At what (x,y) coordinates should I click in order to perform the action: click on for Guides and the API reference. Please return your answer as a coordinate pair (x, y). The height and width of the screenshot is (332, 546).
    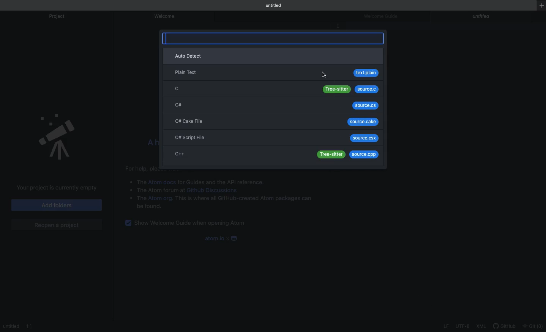
    Looking at the image, I should click on (224, 182).